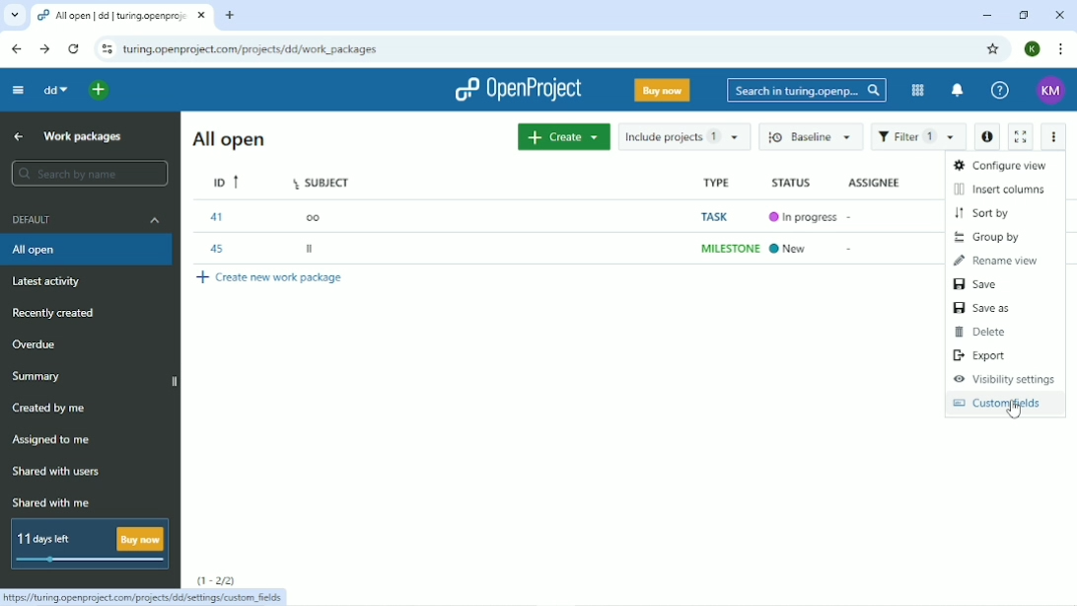 This screenshot has width=1077, height=606. What do you see at coordinates (958, 91) in the screenshot?
I see `To notification center` at bounding box center [958, 91].